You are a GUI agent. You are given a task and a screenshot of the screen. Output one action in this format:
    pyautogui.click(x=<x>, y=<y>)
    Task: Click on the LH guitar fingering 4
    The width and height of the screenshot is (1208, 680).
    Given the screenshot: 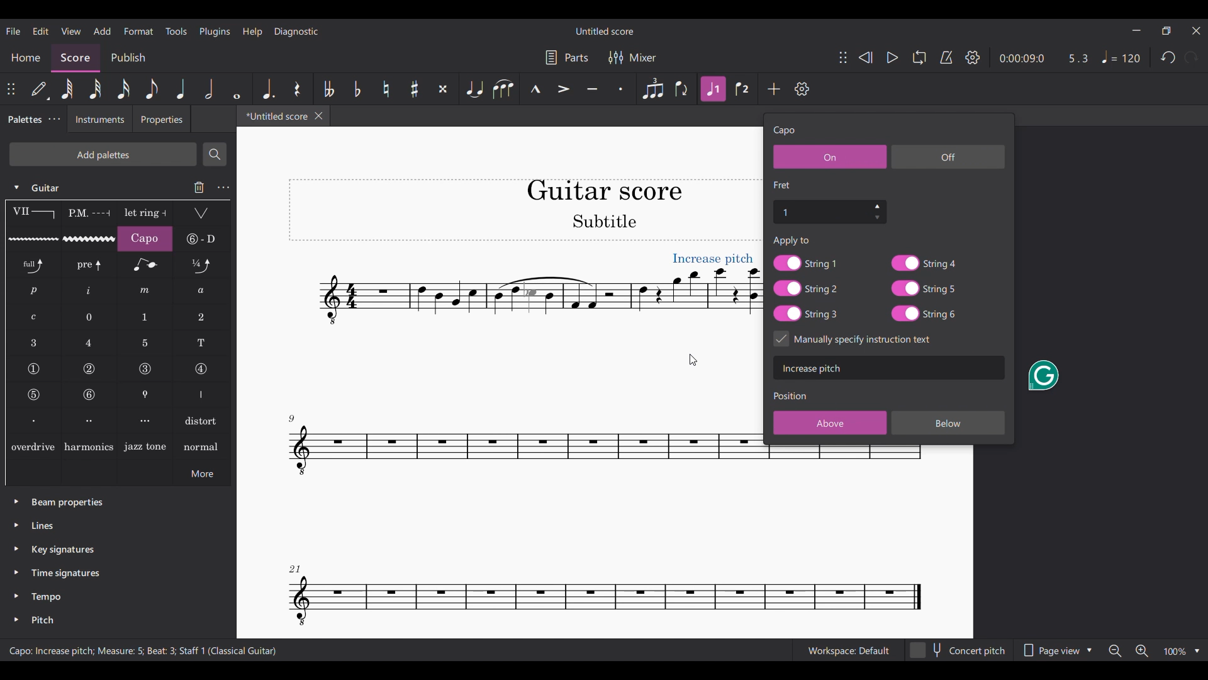 What is the action you would take?
    pyautogui.click(x=90, y=343)
    